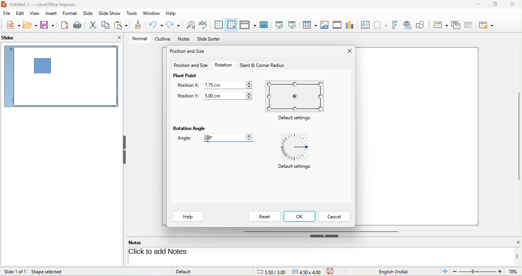 This screenshot has height=276, width=522. Describe the element at coordinates (172, 13) in the screenshot. I see `help` at that location.